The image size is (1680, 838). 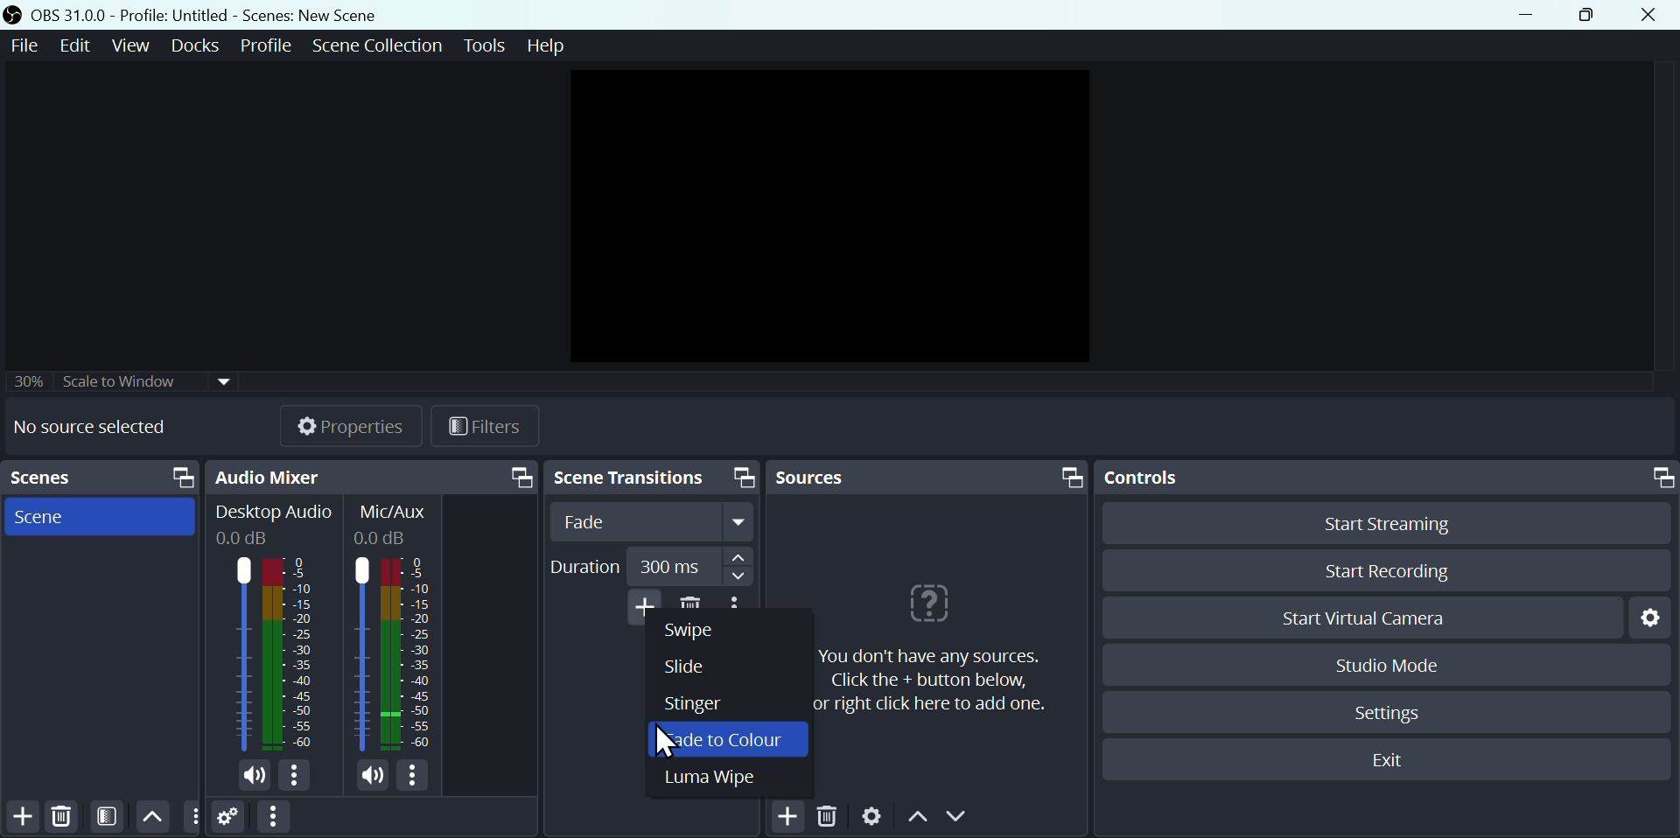 What do you see at coordinates (928, 476) in the screenshot?
I see `Sources` at bounding box center [928, 476].